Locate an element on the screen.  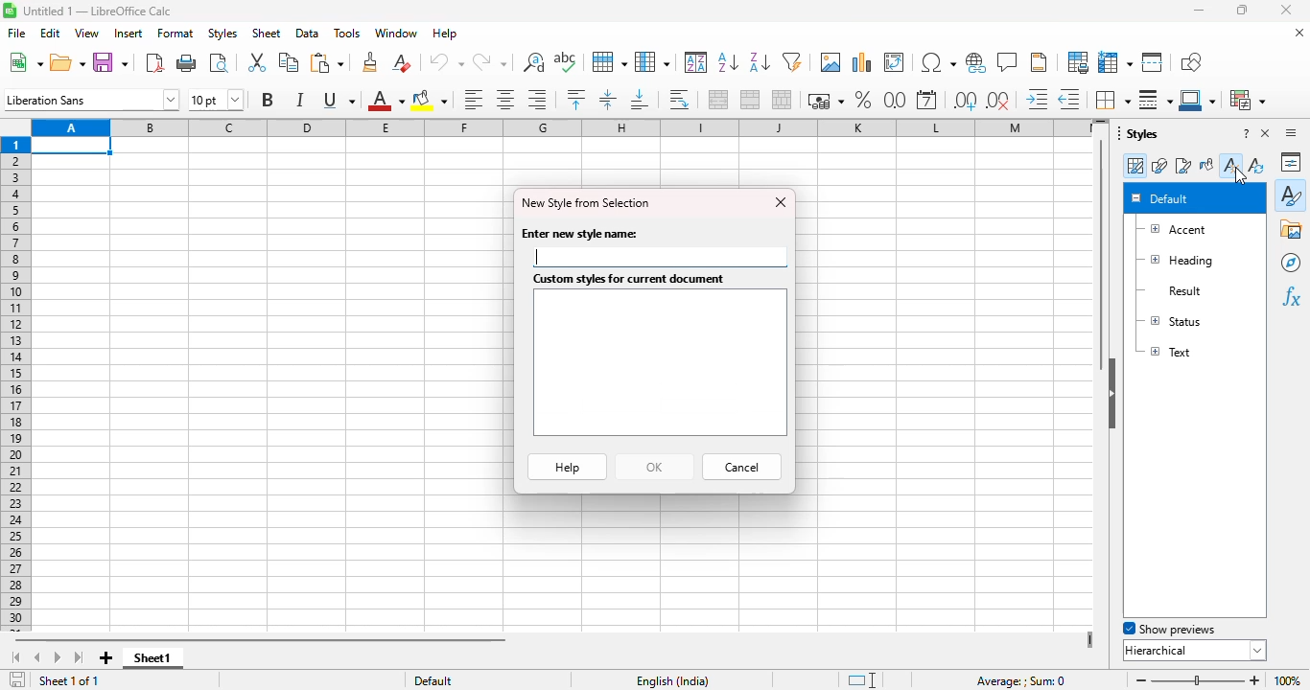
logo is located at coordinates (10, 11).